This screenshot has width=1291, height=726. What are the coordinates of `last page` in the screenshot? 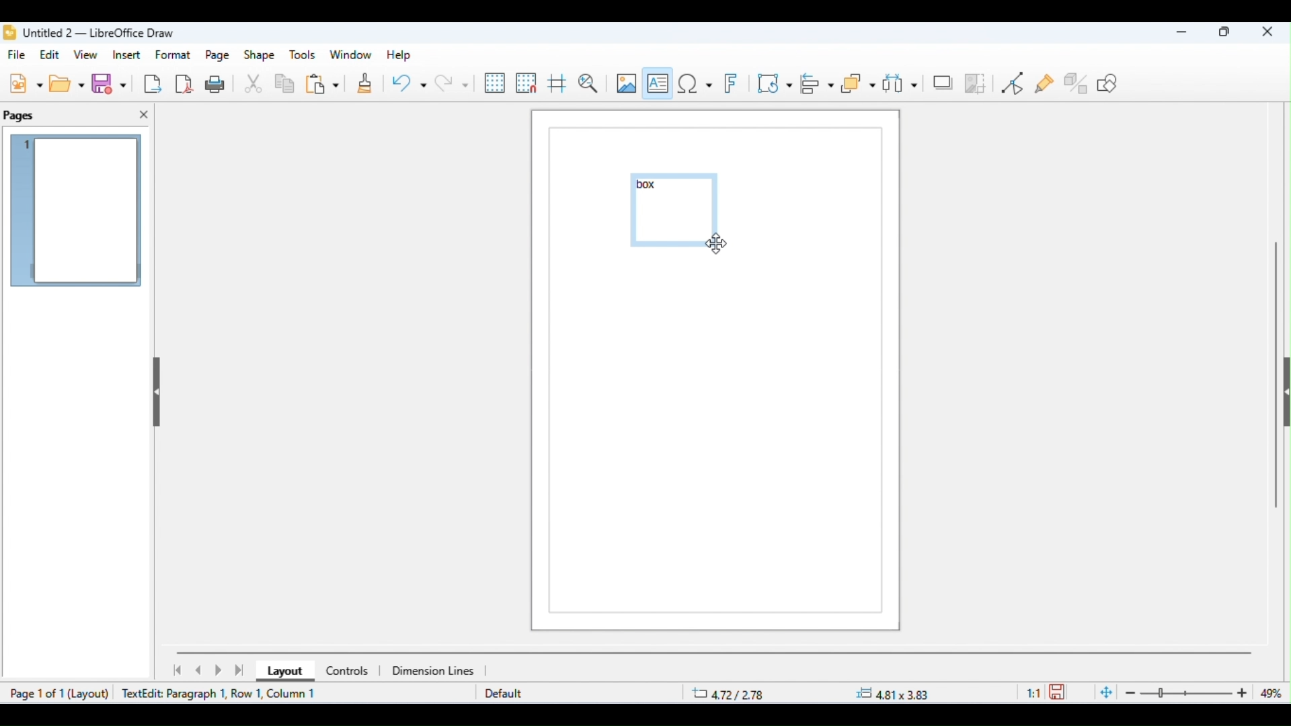 It's located at (241, 670).